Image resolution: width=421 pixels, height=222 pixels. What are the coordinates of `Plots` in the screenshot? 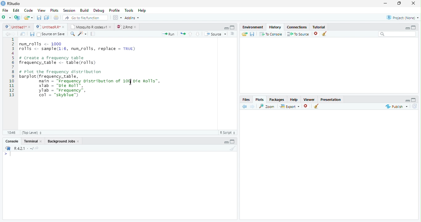 It's located at (55, 10).